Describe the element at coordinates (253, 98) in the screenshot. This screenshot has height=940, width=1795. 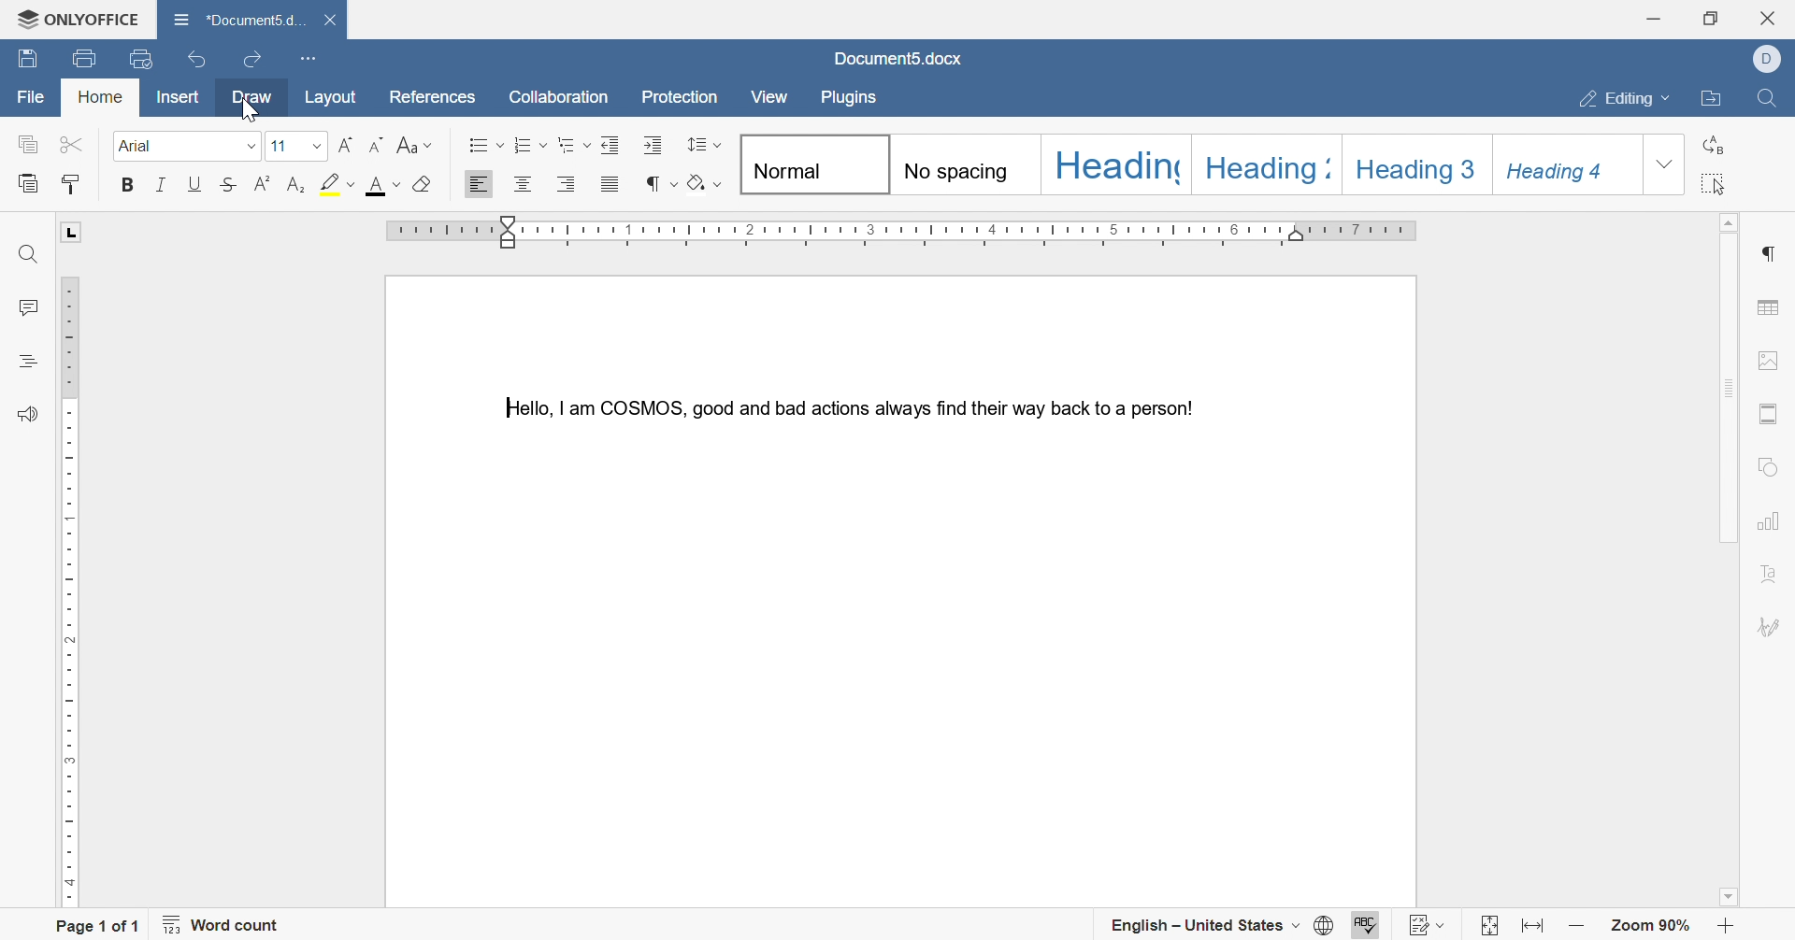
I see `draw` at that location.